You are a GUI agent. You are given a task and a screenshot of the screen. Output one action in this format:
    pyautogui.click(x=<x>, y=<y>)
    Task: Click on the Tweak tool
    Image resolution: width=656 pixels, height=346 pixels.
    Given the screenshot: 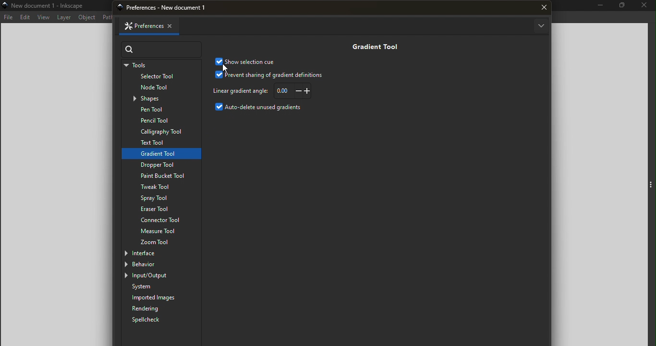 What is the action you would take?
    pyautogui.click(x=159, y=187)
    